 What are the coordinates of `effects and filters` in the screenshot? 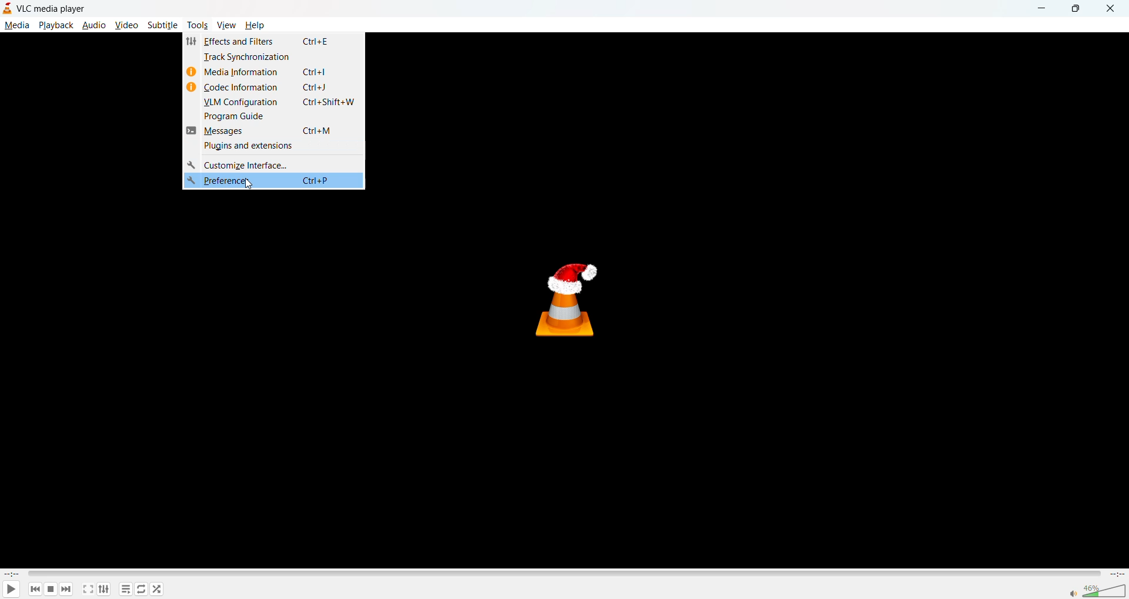 It's located at (272, 39).